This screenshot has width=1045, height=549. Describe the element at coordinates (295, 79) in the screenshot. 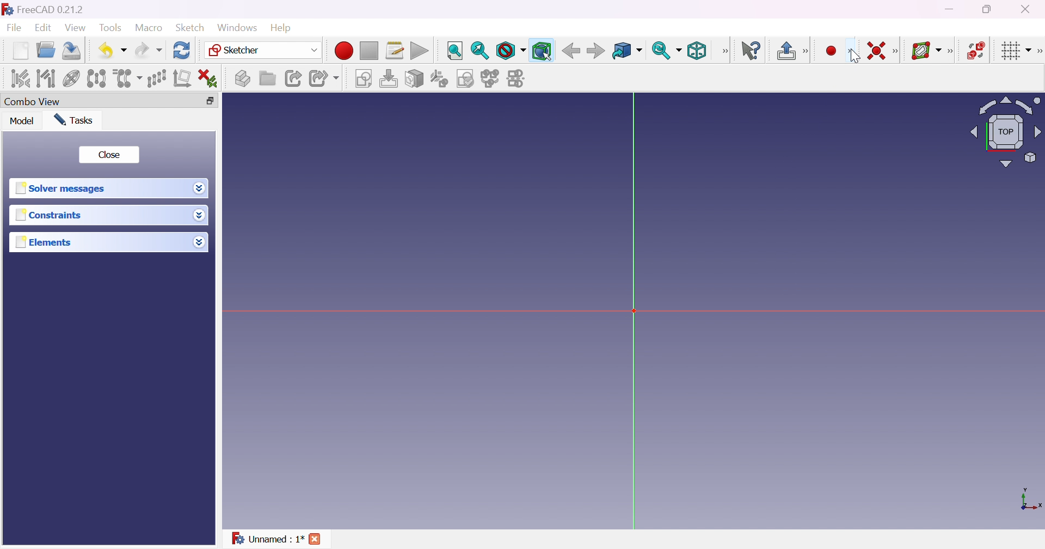

I see `Make link` at that location.